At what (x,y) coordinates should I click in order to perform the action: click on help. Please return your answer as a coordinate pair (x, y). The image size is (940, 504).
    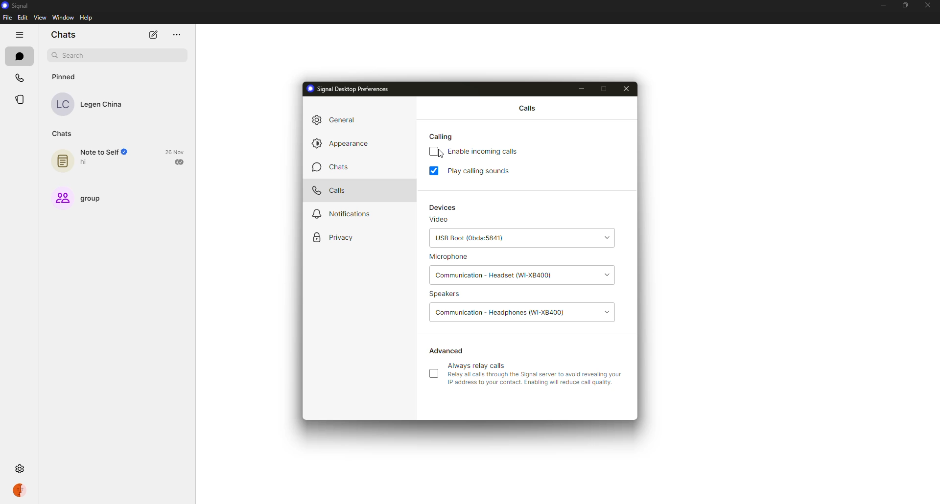
    Looking at the image, I should click on (87, 18).